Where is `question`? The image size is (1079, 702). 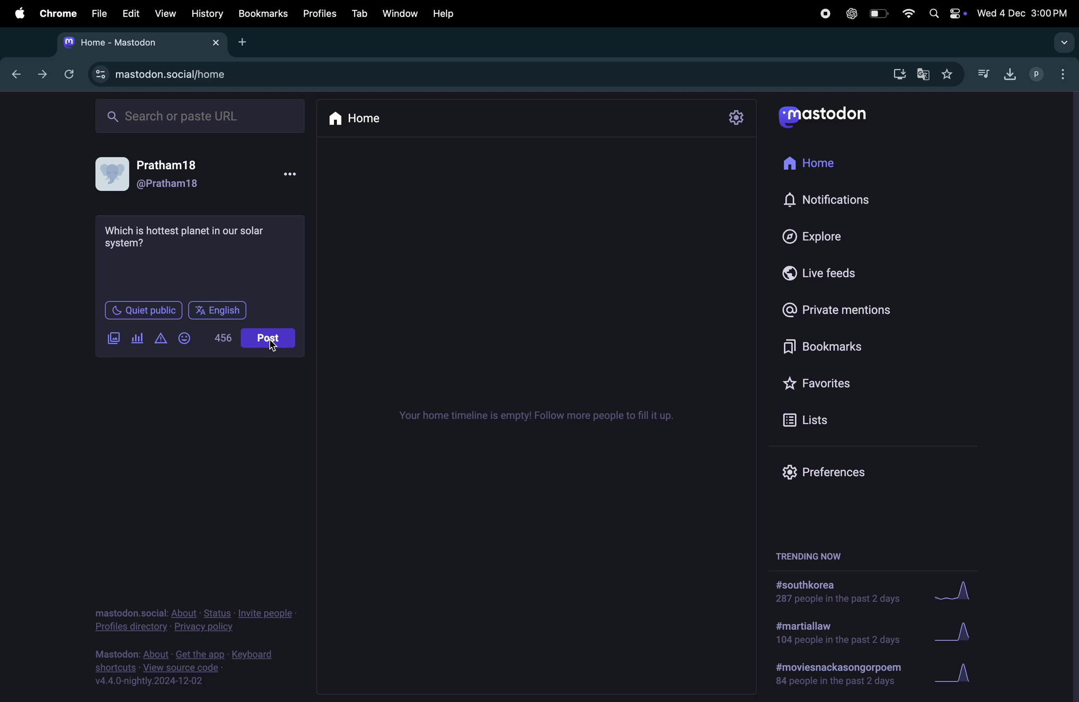 question is located at coordinates (188, 236).